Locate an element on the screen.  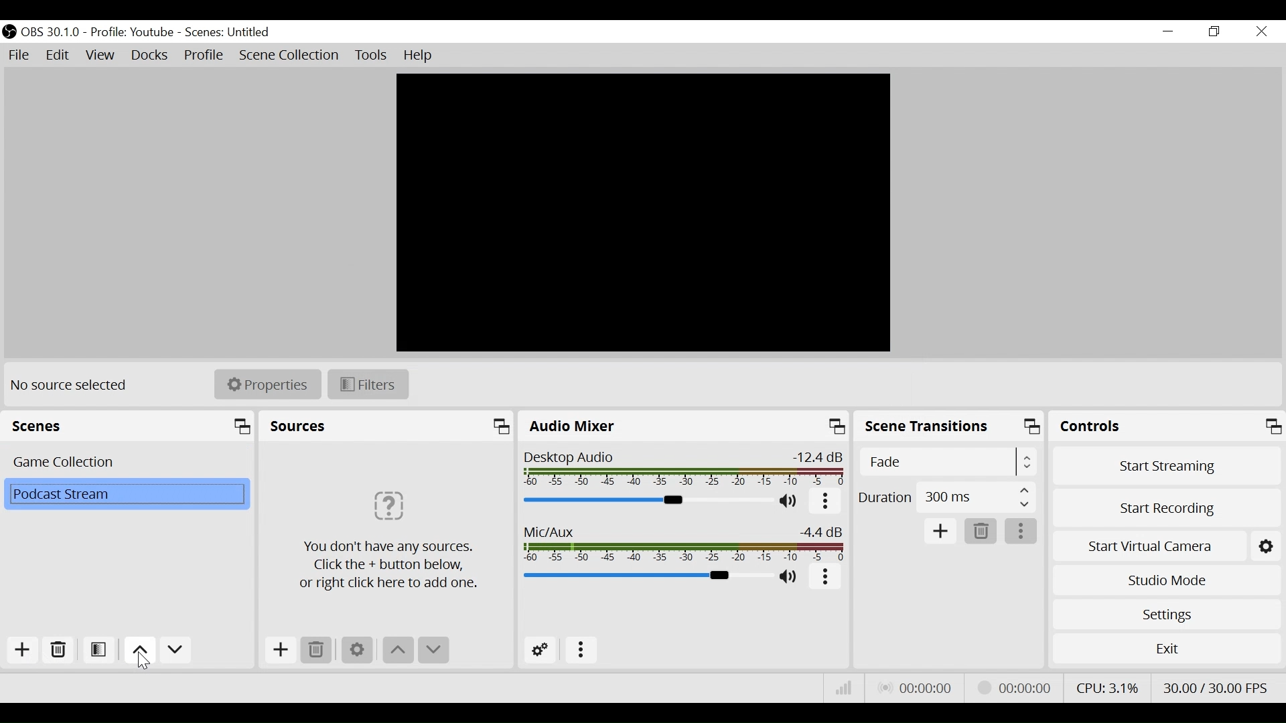
Filter is located at coordinates (366, 383).